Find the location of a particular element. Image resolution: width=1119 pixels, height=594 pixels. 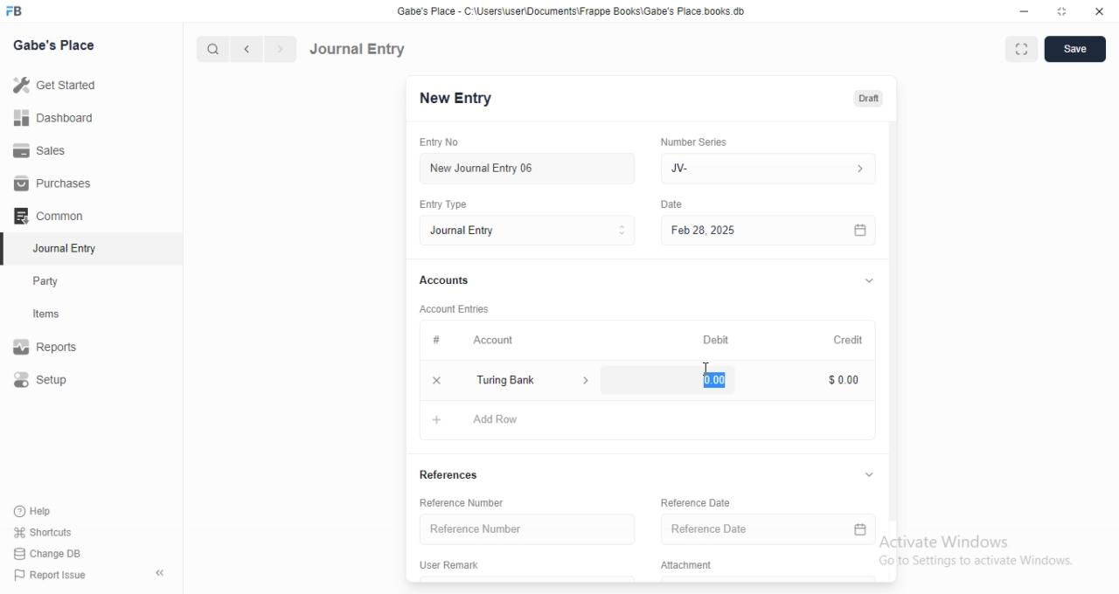

items is located at coordinates (58, 315).